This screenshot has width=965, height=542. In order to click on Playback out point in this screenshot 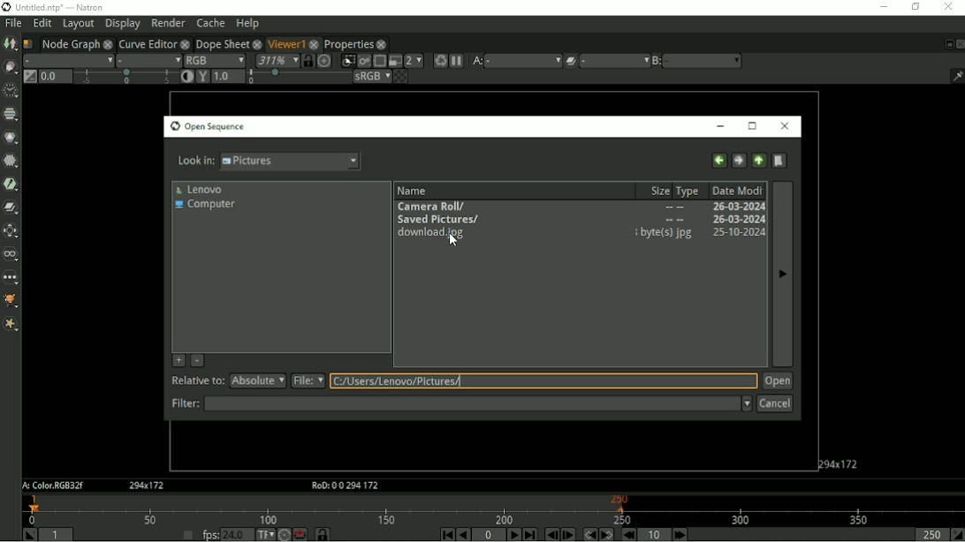, I will do `click(928, 535)`.